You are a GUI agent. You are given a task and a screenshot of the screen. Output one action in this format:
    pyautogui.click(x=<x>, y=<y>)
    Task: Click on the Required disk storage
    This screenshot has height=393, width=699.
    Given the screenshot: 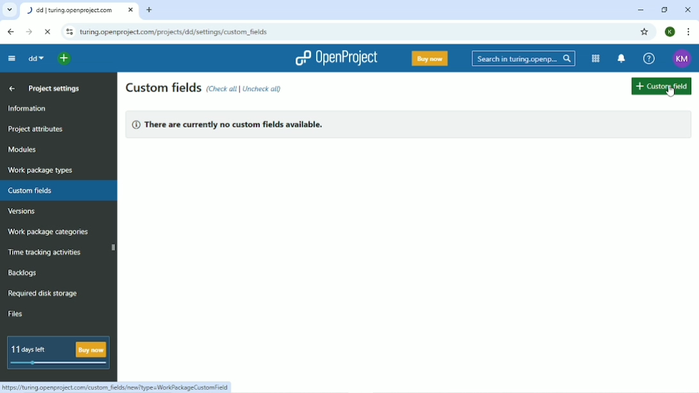 What is the action you would take?
    pyautogui.click(x=44, y=293)
    